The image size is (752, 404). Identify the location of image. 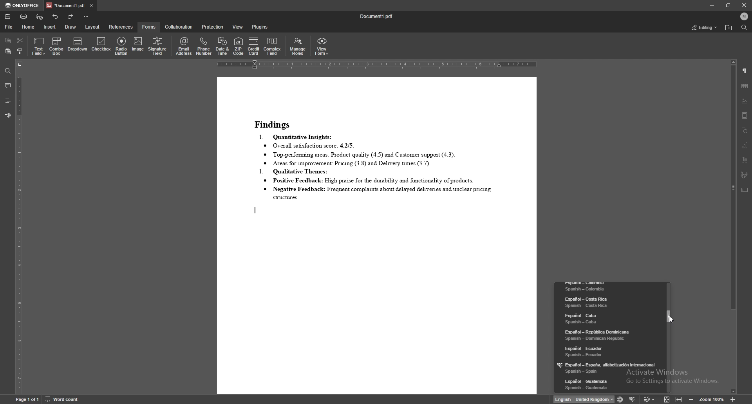
(745, 101).